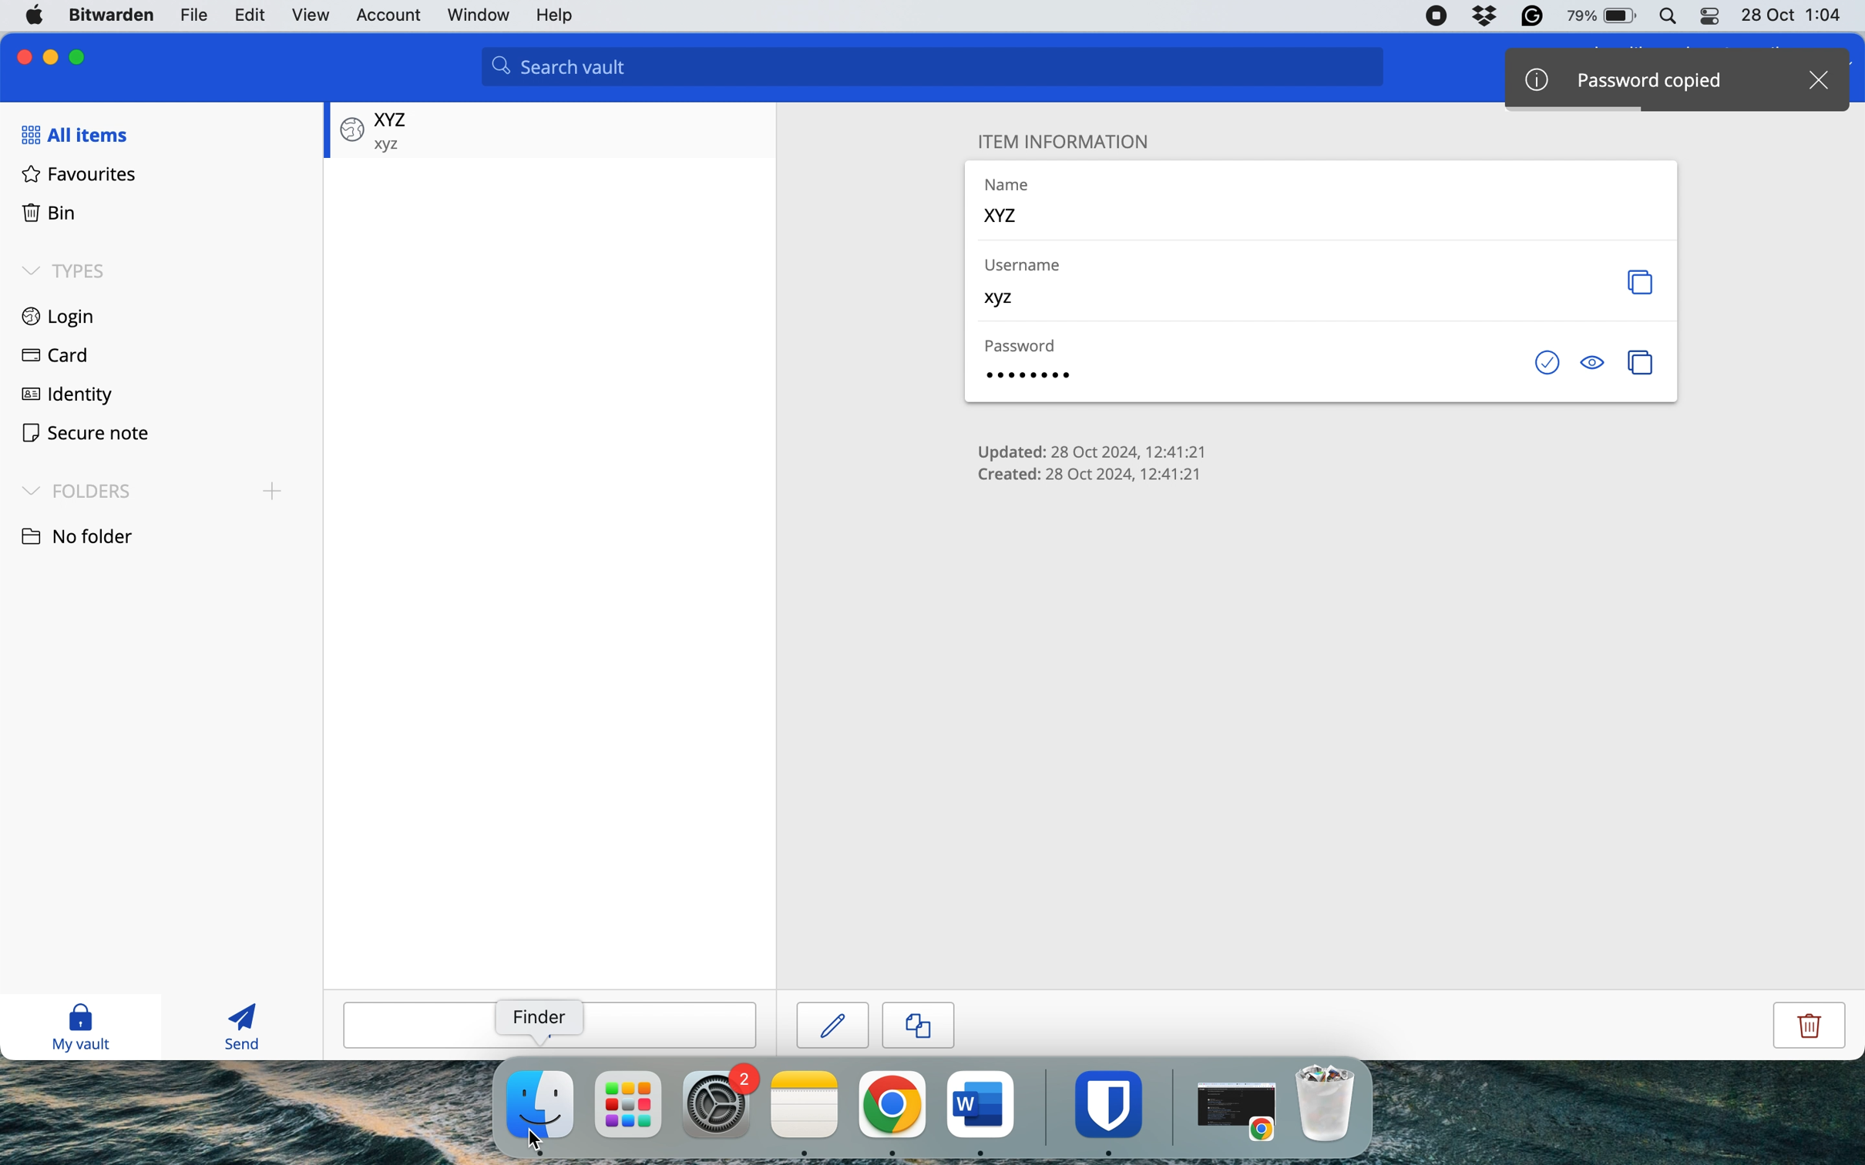  Describe the element at coordinates (390, 13) in the screenshot. I see `account` at that location.